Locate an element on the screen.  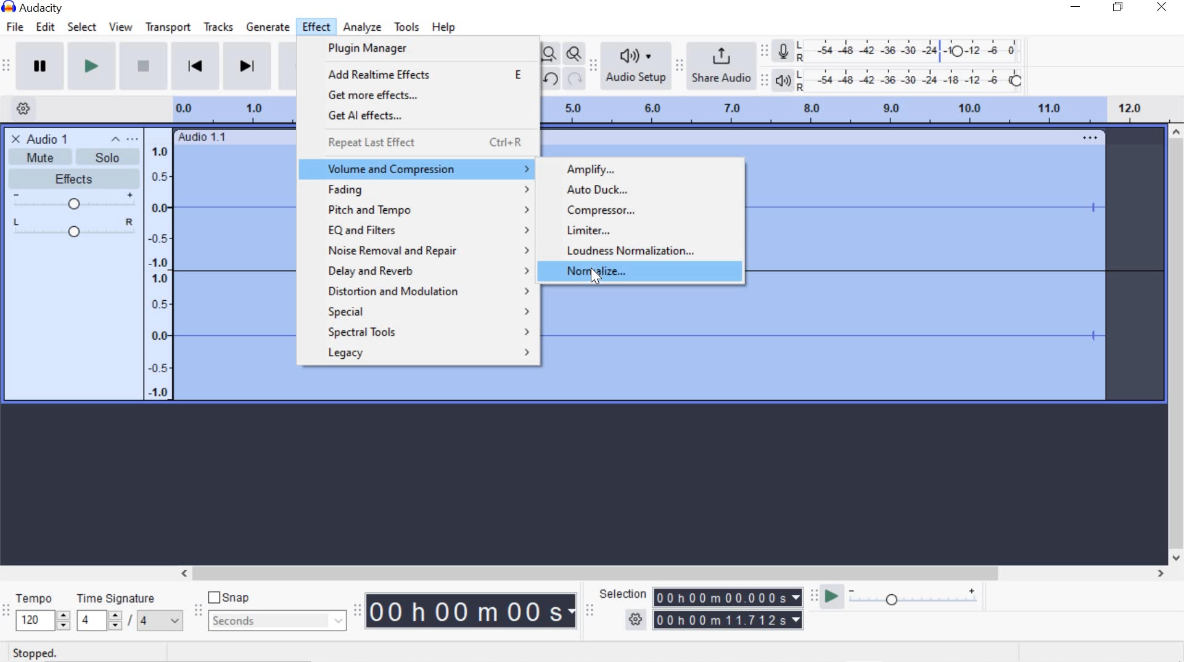
STOPPED is located at coordinates (35, 653).